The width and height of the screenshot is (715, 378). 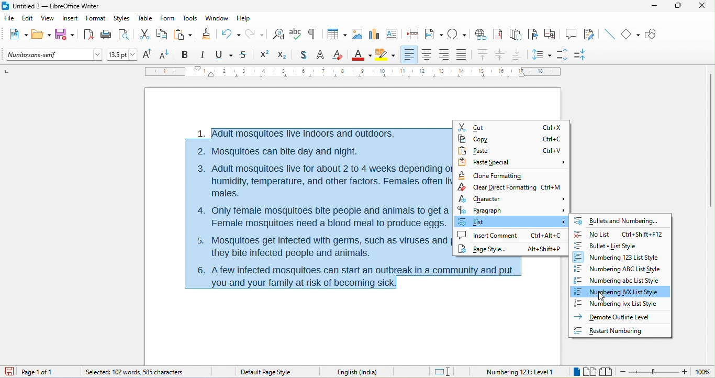 What do you see at coordinates (146, 19) in the screenshot?
I see `table` at bounding box center [146, 19].